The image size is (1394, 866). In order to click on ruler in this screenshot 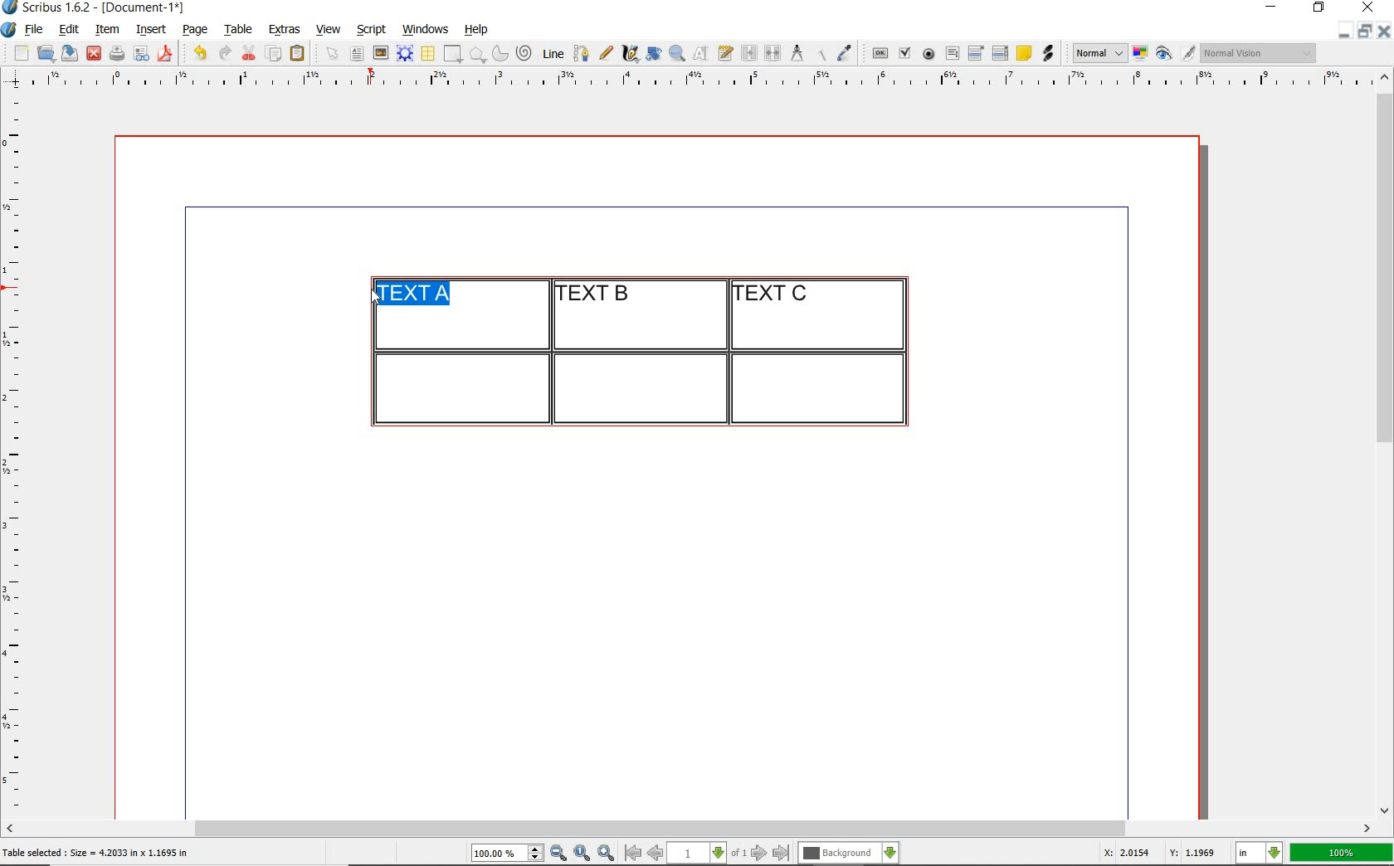, I will do `click(708, 80)`.